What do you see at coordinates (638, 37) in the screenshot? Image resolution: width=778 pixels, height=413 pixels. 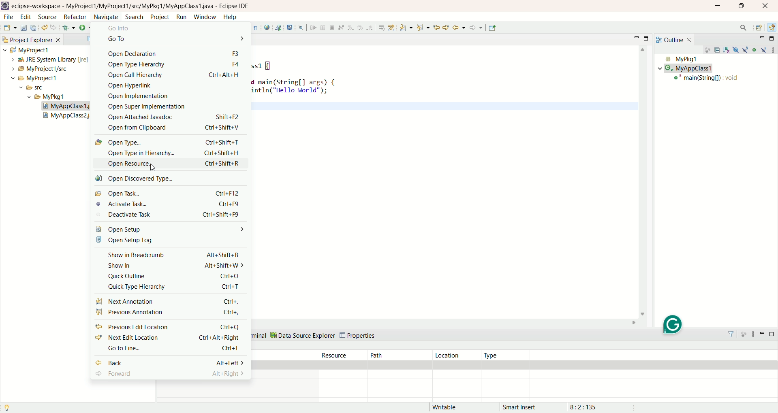 I see `minimize` at bounding box center [638, 37].